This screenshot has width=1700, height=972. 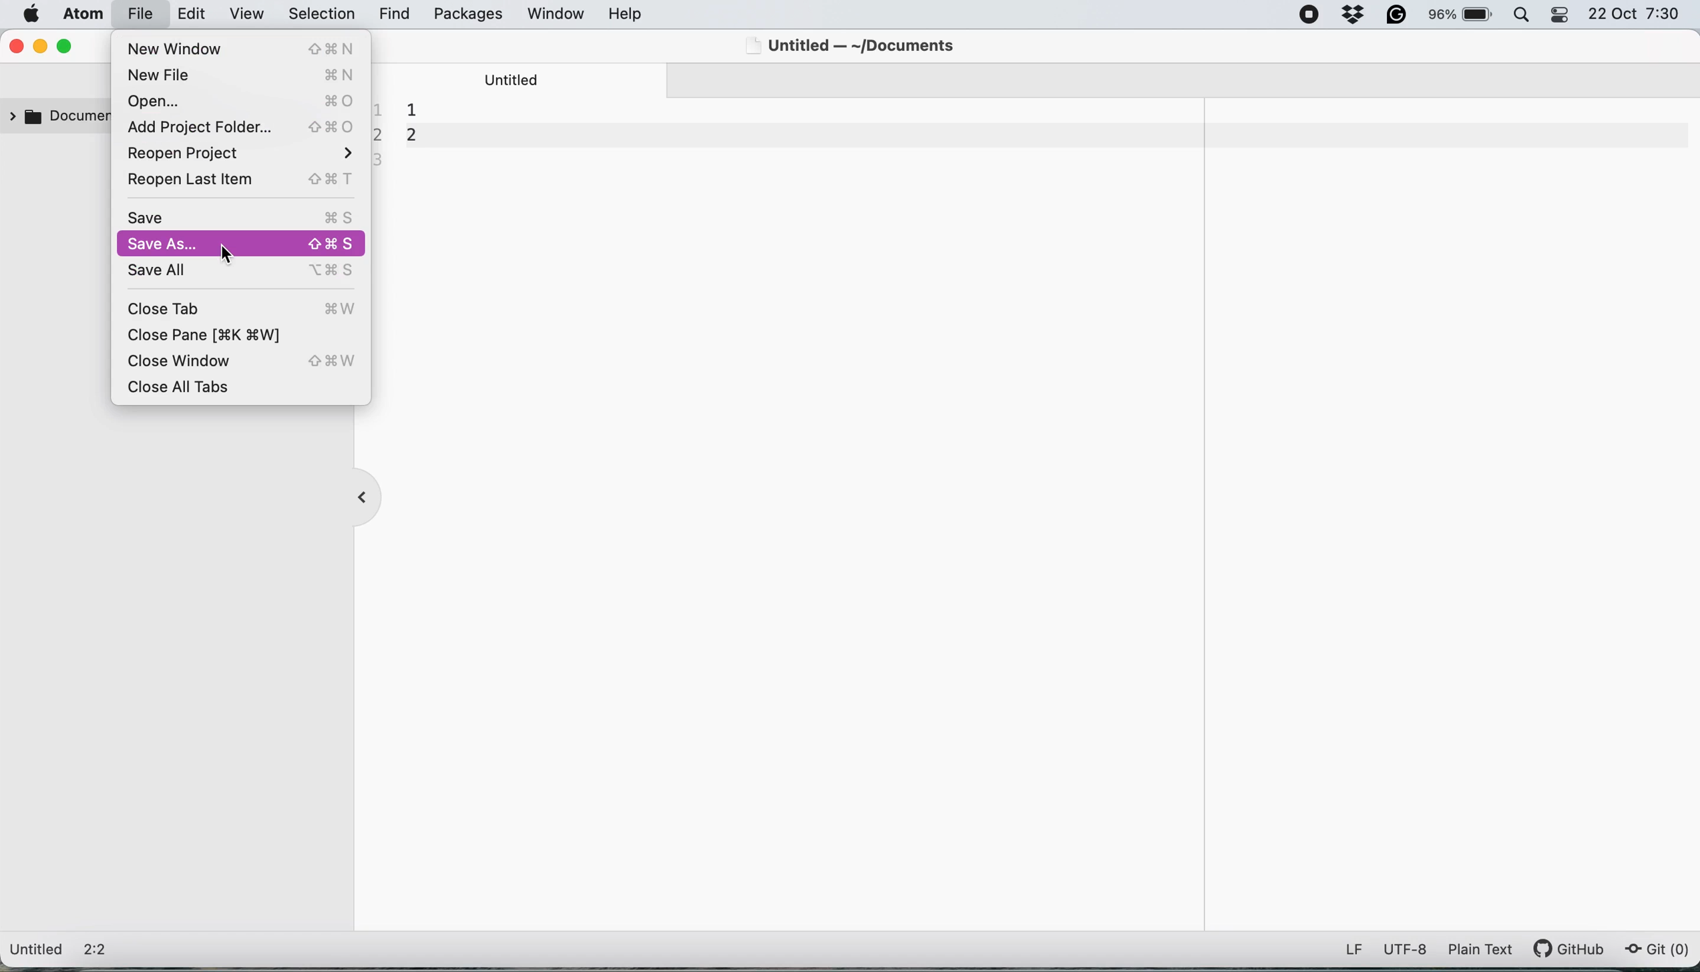 What do you see at coordinates (1390, 17) in the screenshot?
I see `grammarly` at bounding box center [1390, 17].